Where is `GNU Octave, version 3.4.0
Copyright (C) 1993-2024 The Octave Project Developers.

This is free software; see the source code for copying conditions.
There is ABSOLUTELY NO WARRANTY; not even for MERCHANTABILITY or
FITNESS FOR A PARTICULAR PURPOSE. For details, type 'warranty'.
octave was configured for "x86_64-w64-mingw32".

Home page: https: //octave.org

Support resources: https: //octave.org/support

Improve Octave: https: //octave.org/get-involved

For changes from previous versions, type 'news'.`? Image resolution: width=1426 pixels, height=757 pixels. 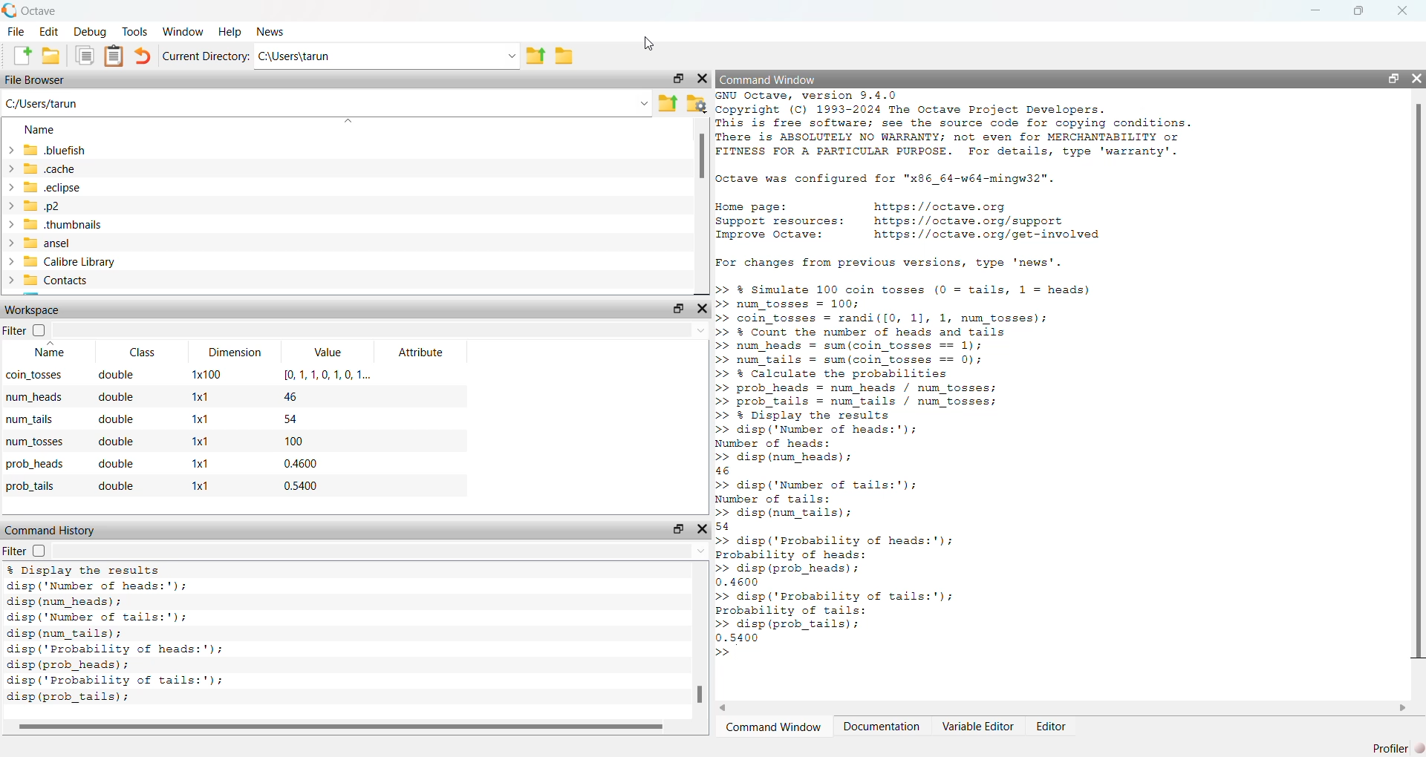
GNU Octave, version 3.4.0
Copyright (C) 1993-2024 The Octave Project Developers.

This is free software; see the source code for copying conditions.
There is ABSOLUTELY NO WARRANTY; not even for MERCHANTABILITY or
FITNESS FOR A PARTICULAR PURPOSE. For details, type 'warranty'.
octave was configured for "x86_64-w64-mingw32".

Home page: https: //octave.org

Support resources: https: //octave.org/support

Improve Octave: https: //octave.org/get-involved

For changes from previous versions, type 'news'. is located at coordinates (955, 182).